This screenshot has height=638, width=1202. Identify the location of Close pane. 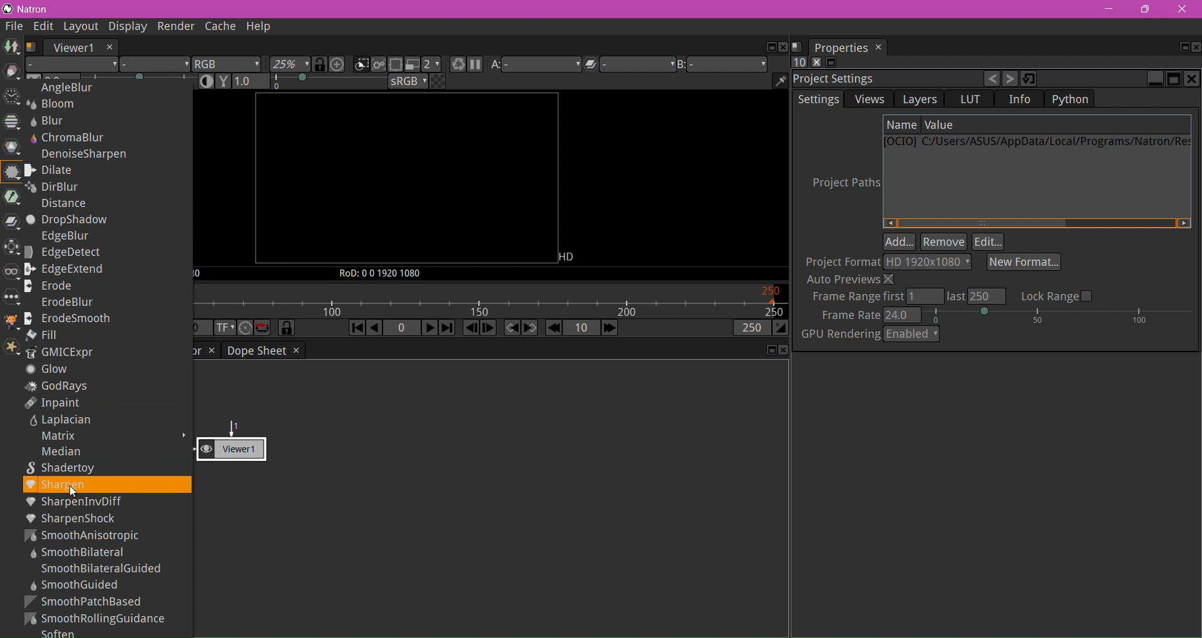
(1194, 47).